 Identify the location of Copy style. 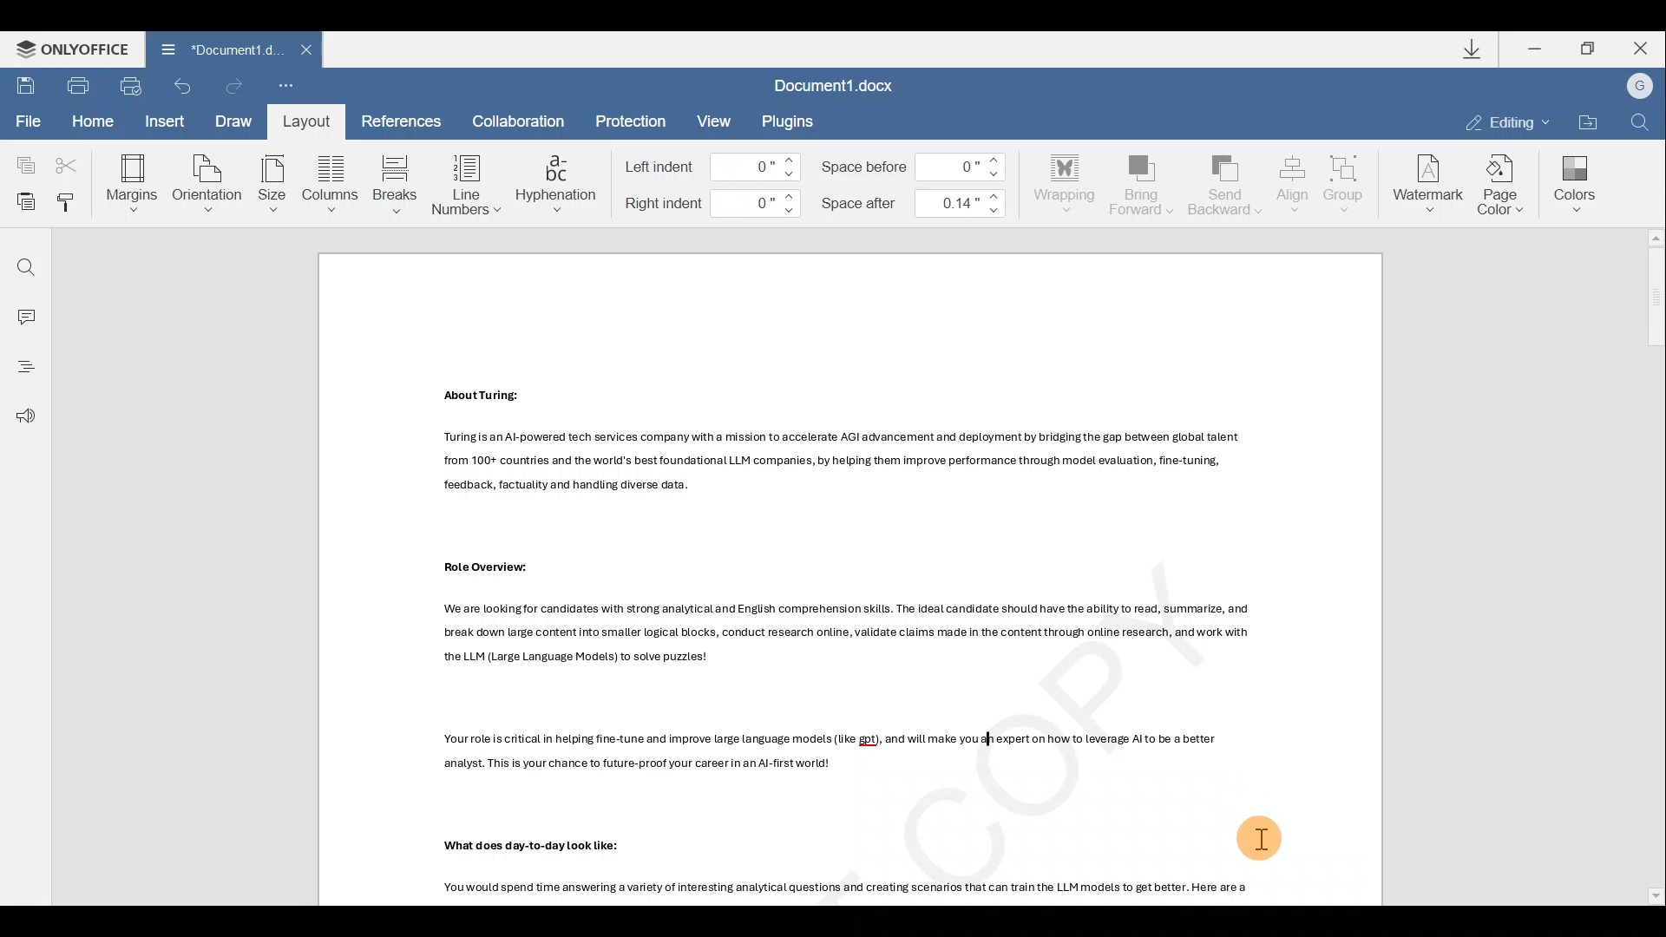
(71, 205).